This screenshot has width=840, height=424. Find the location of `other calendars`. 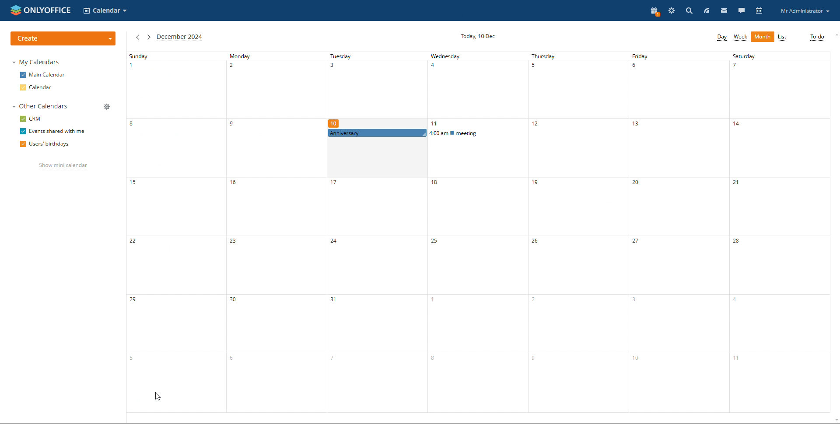

other calendars is located at coordinates (39, 107).